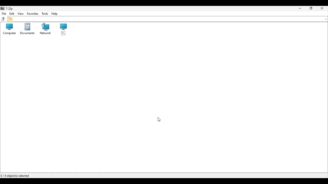 Image resolution: width=328 pixels, height=184 pixels. Describe the element at coordinates (27, 29) in the screenshot. I see `Documents` at that location.